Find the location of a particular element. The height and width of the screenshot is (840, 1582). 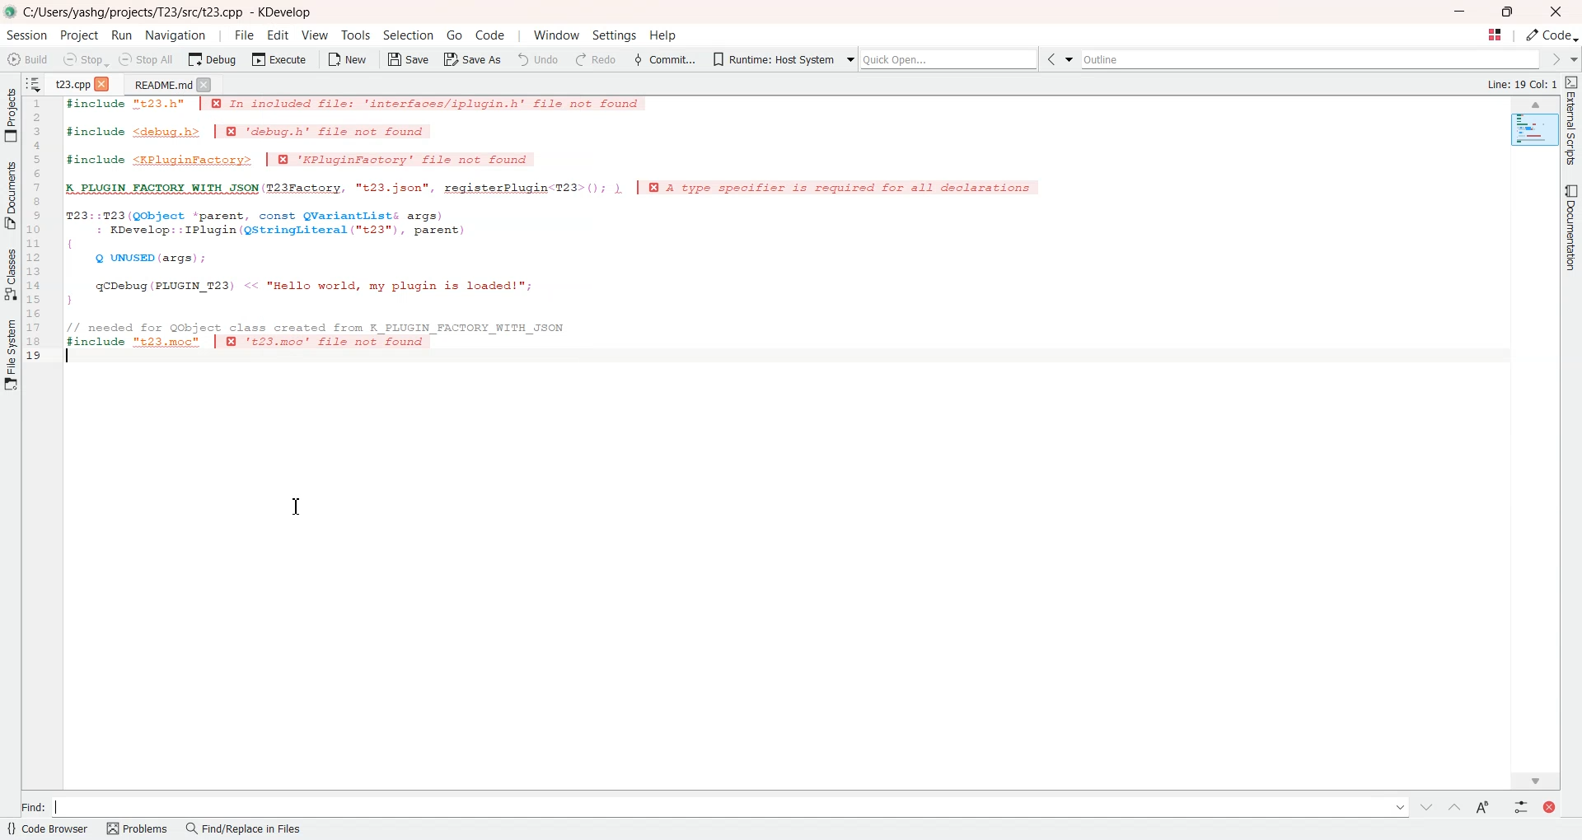

Save as is located at coordinates (473, 60).